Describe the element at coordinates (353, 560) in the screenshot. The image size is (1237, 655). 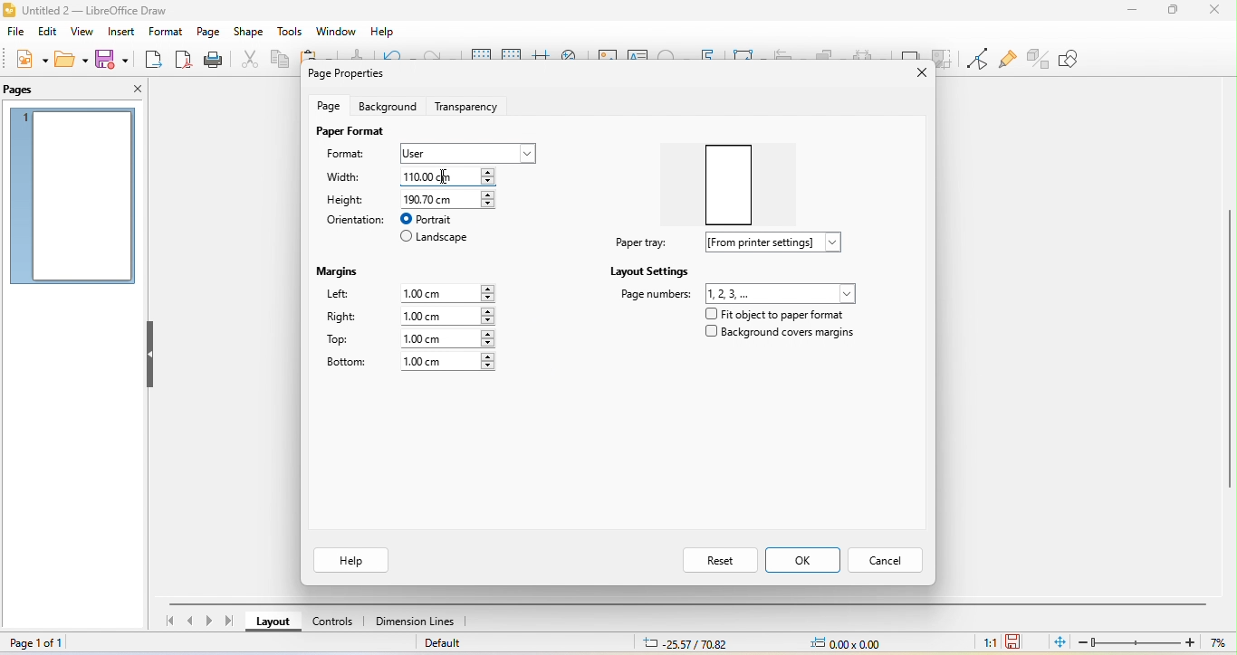
I see `help` at that location.